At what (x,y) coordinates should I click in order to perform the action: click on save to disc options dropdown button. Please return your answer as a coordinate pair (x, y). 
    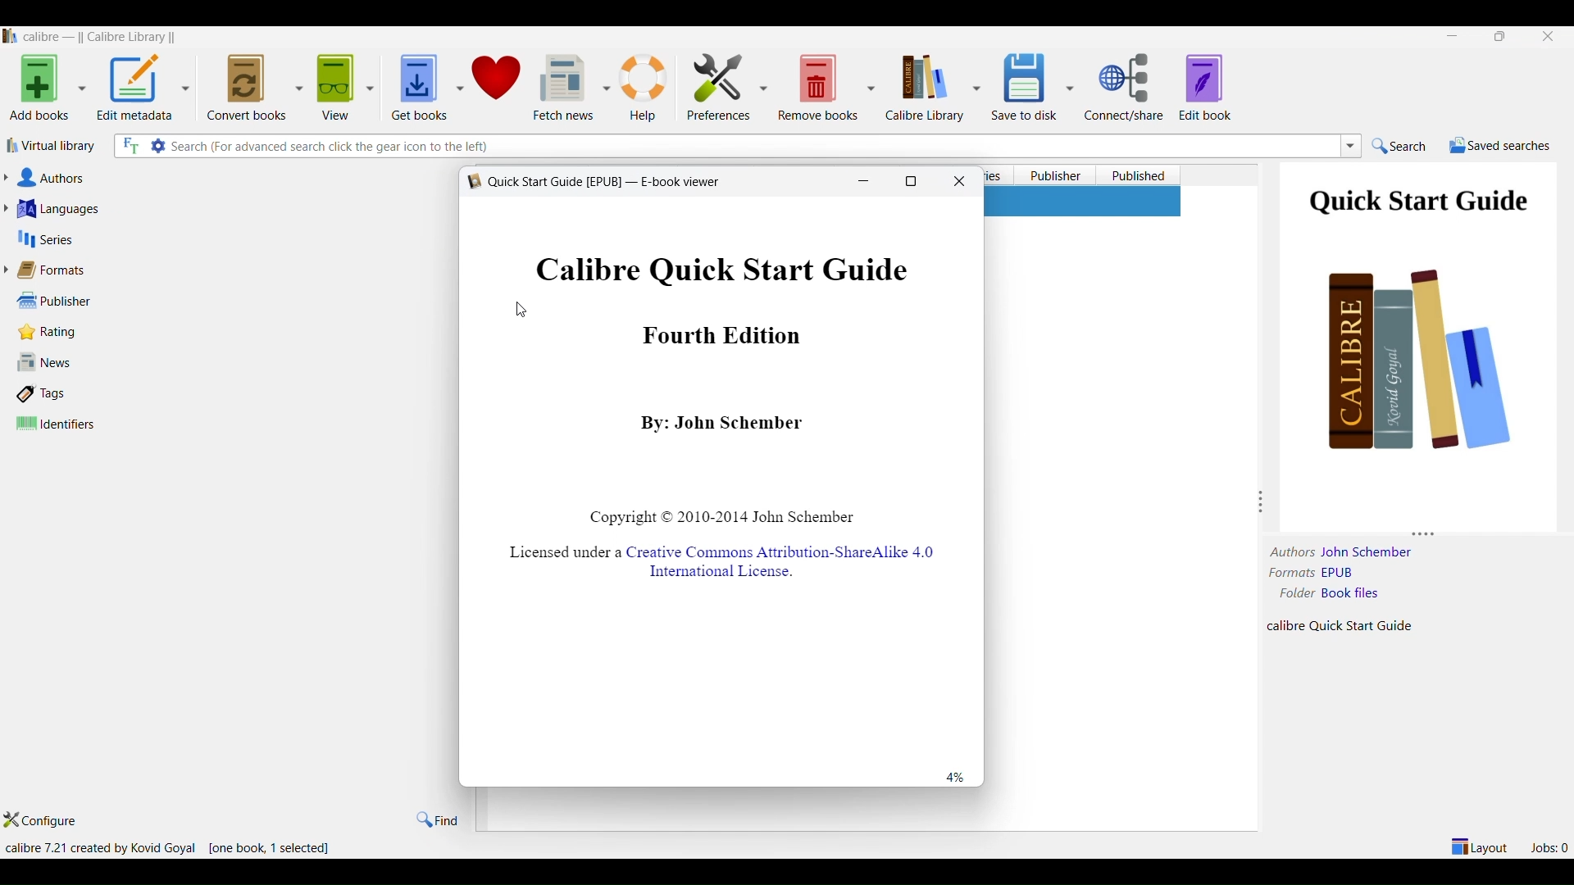
    Looking at the image, I should click on (1070, 87).